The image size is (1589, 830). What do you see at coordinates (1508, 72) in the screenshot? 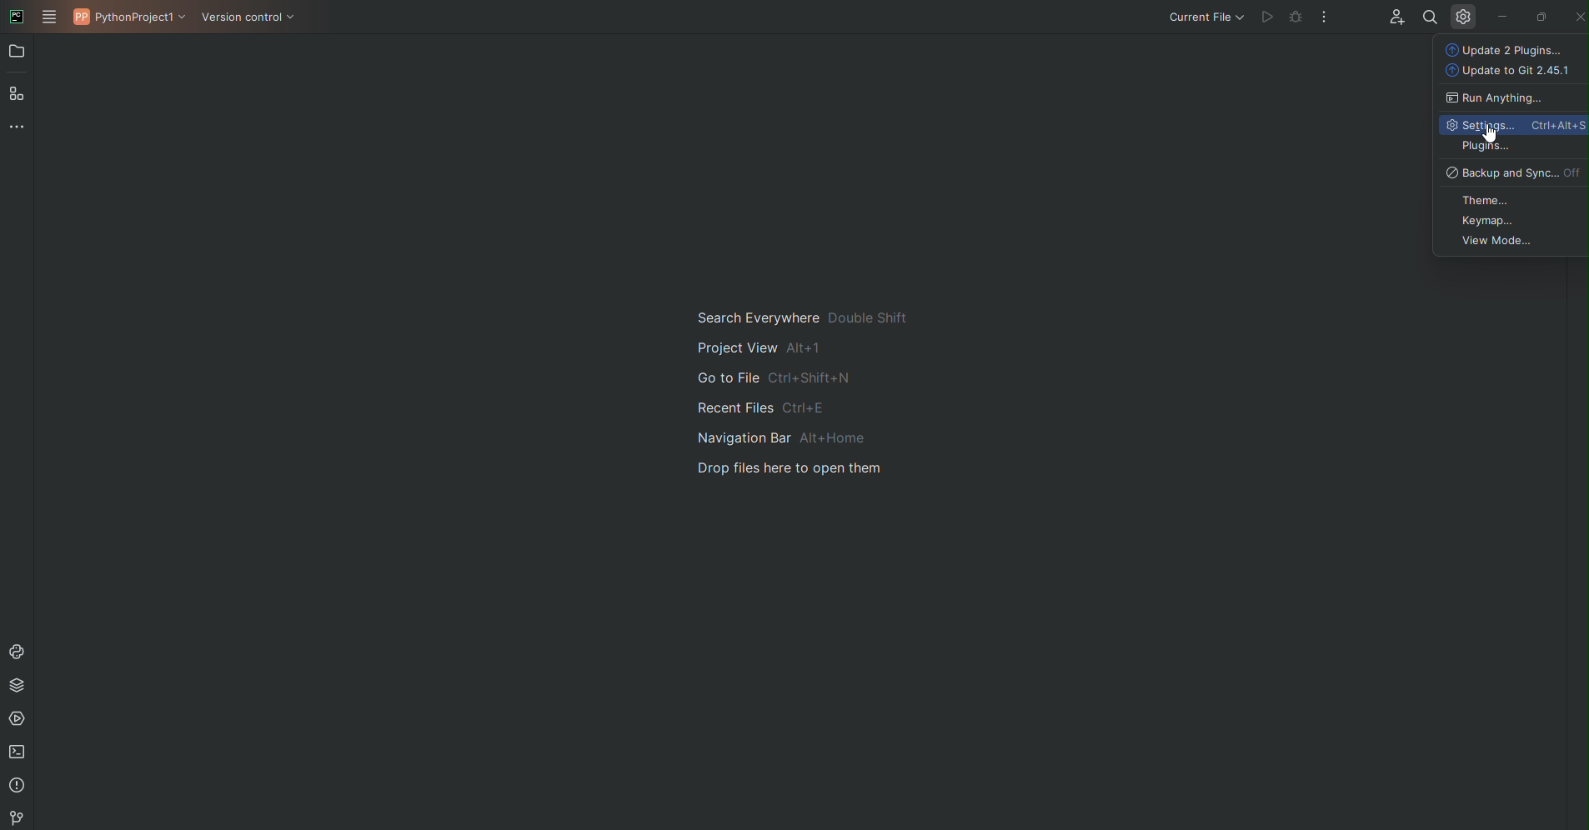
I see `Update to Git` at bounding box center [1508, 72].